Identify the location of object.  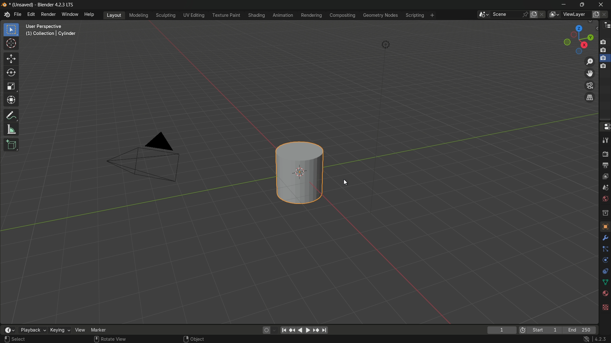
(605, 226).